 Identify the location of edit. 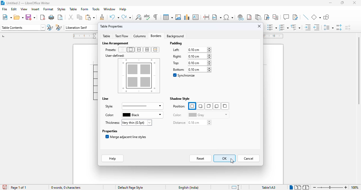
(14, 9).